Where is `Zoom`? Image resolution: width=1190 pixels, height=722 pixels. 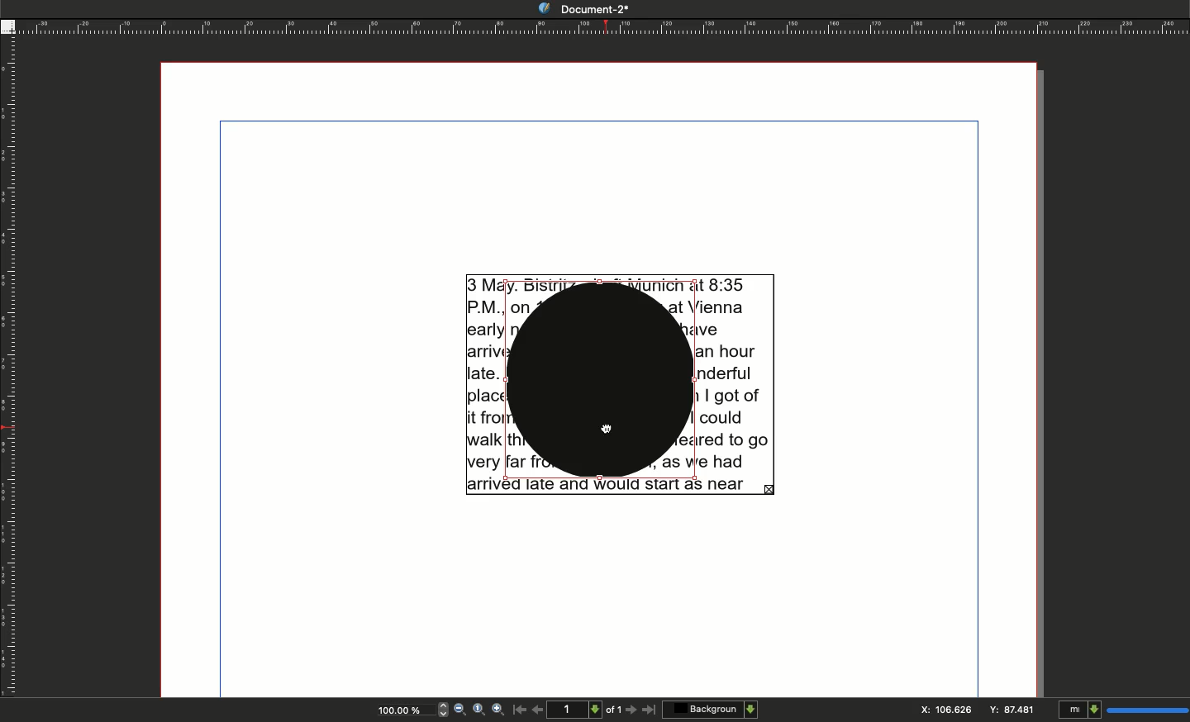
Zoom is located at coordinates (478, 711).